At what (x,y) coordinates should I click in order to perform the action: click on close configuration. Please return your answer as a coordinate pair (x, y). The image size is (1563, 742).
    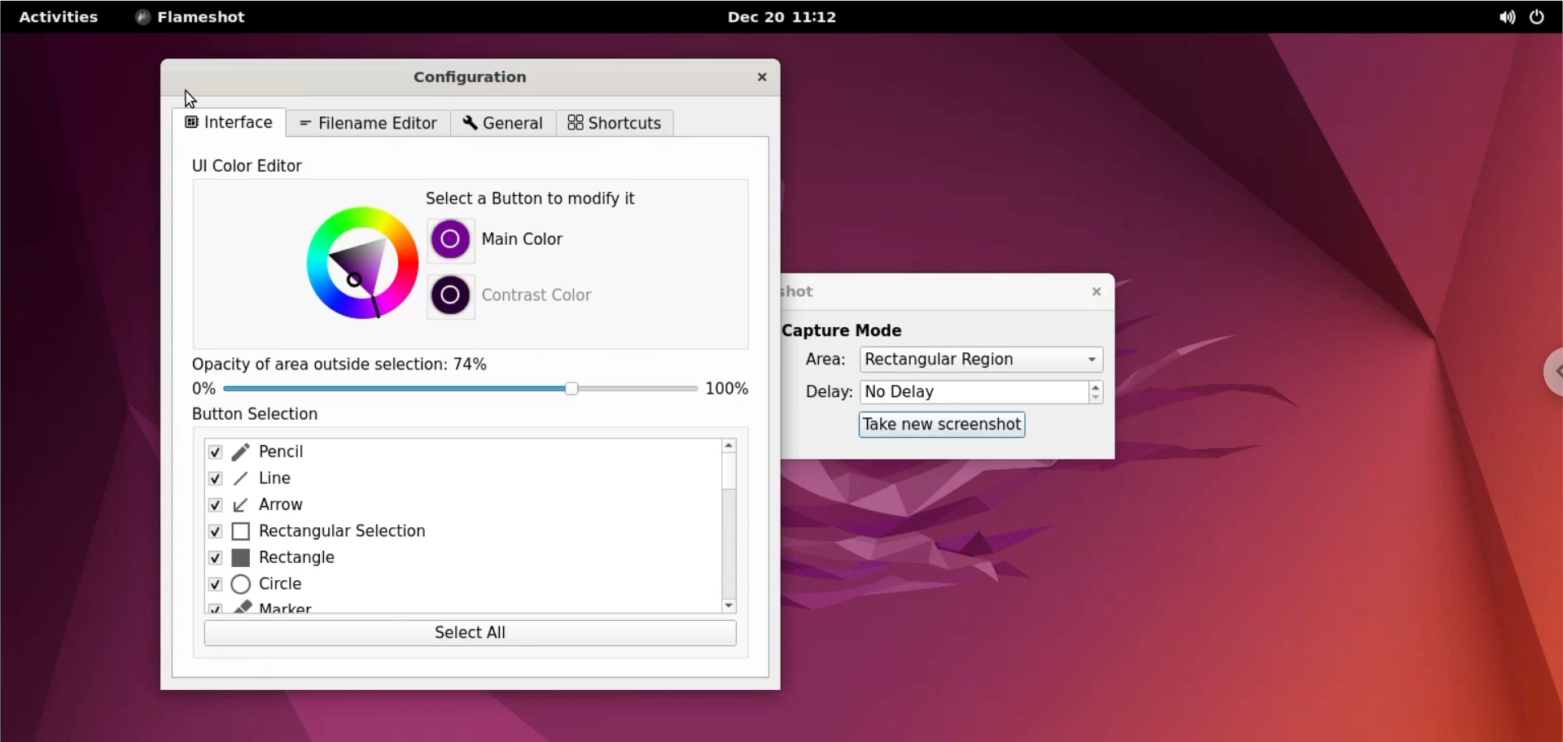
    Looking at the image, I should click on (764, 76).